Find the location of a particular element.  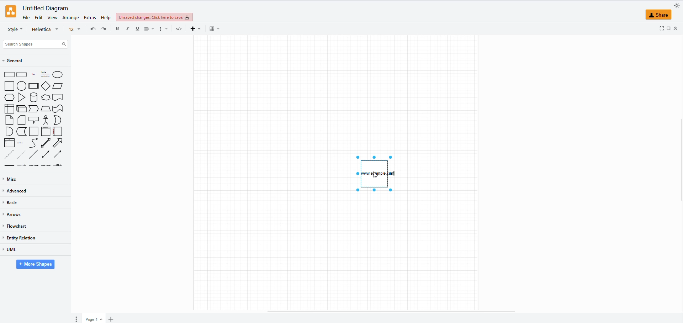

callout is located at coordinates (34, 120).